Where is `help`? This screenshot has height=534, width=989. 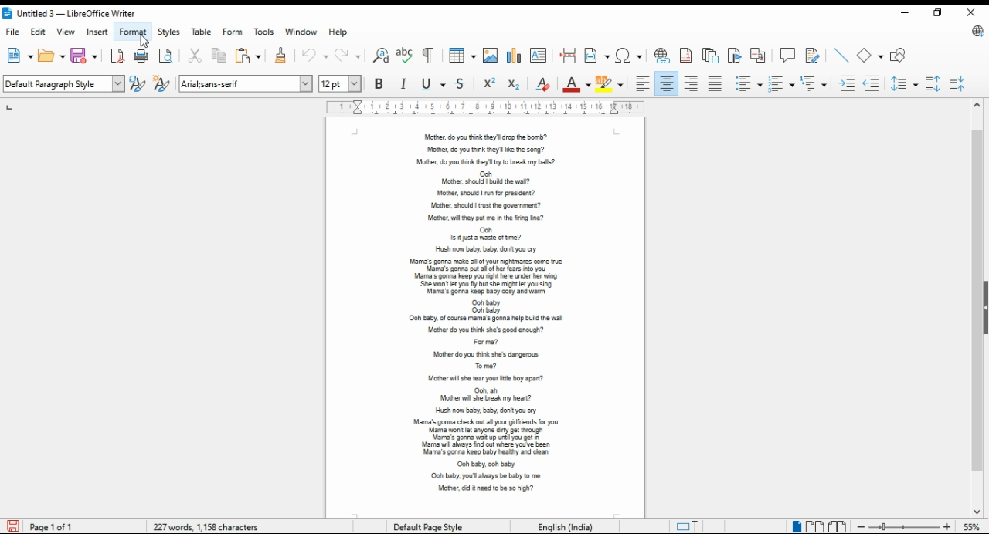
help is located at coordinates (341, 32).